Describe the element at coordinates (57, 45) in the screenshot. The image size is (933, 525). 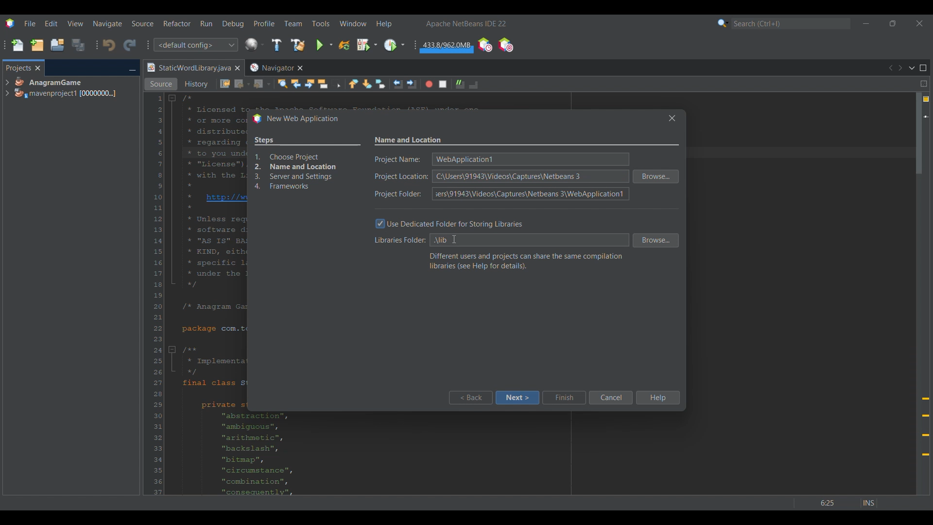
I see `Open project` at that location.